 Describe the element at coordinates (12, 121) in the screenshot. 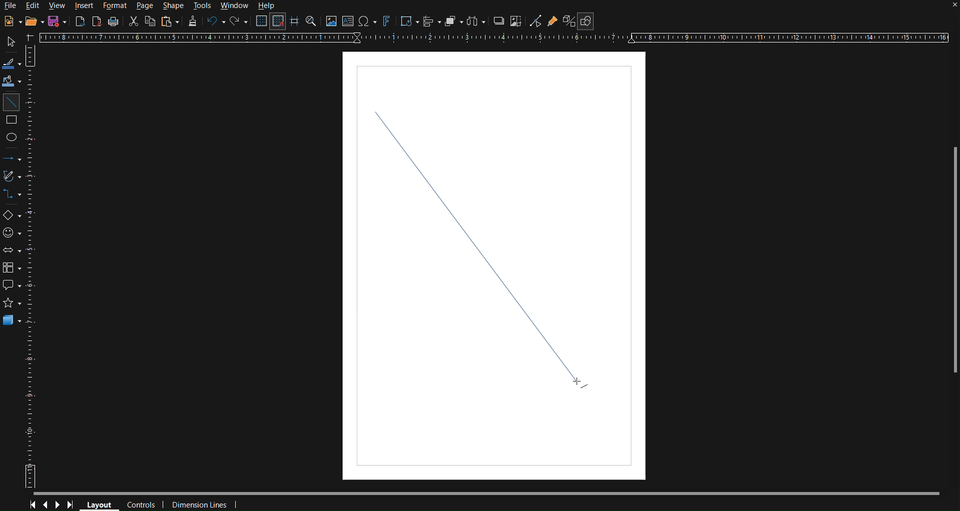

I see `Square` at that location.